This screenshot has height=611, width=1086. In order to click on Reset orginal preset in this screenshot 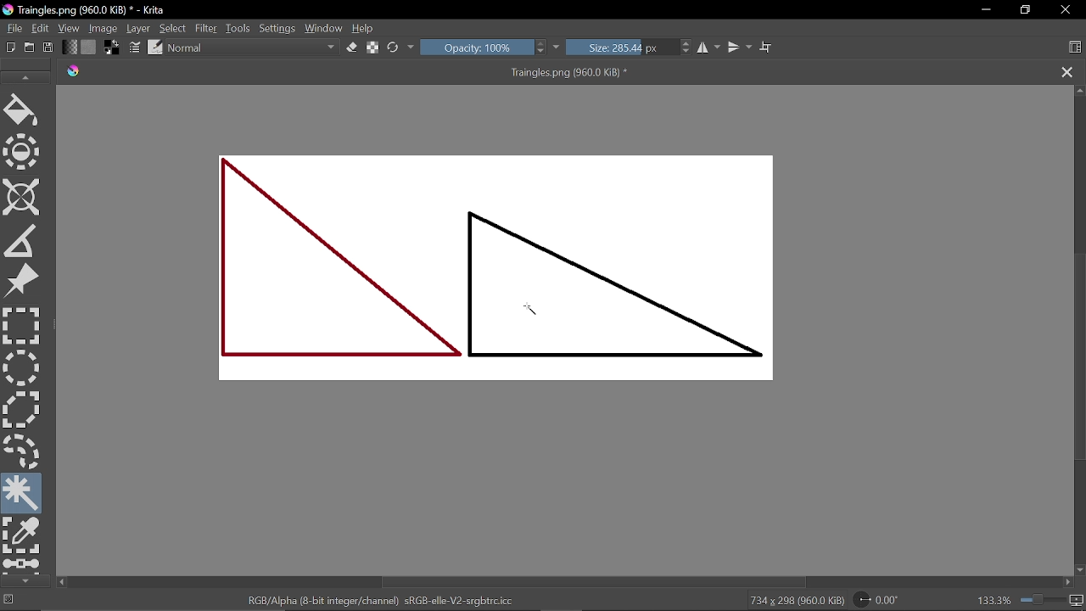, I will do `click(394, 47)`.